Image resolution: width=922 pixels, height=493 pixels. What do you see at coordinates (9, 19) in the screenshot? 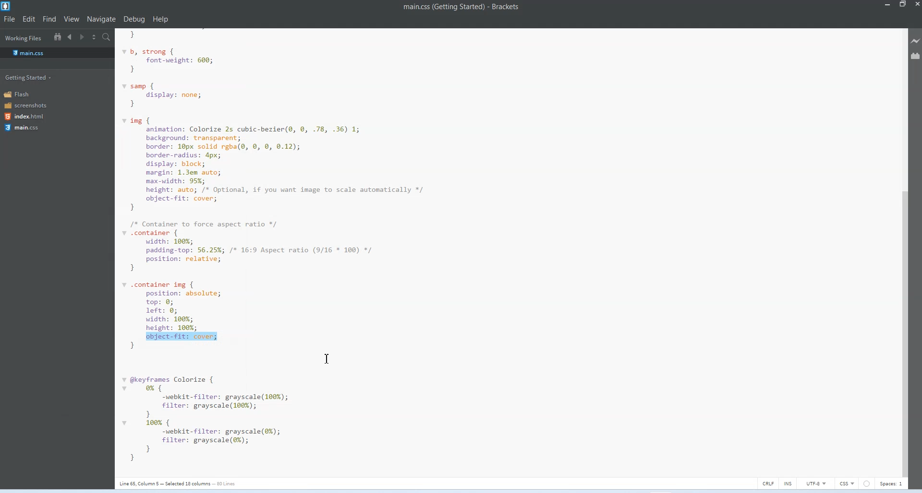
I see `File` at bounding box center [9, 19].